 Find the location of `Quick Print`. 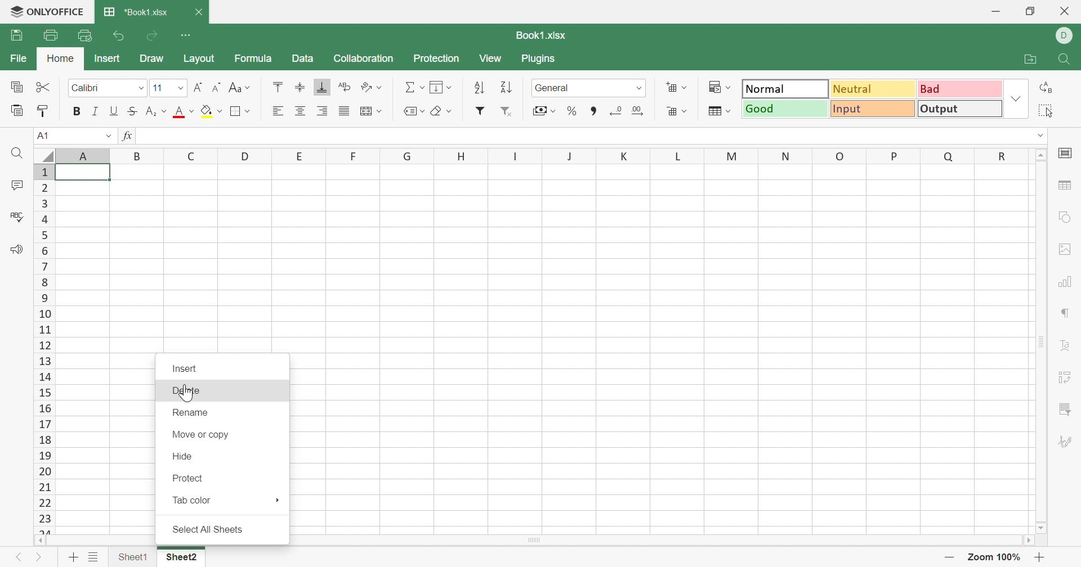

Quick Print is located at coordinates (84, 34).